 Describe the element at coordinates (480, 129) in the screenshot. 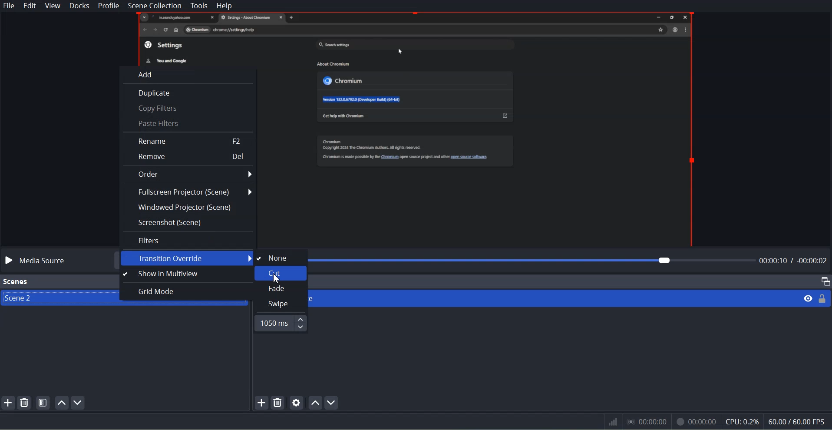

I see `File Preview window` at that location.